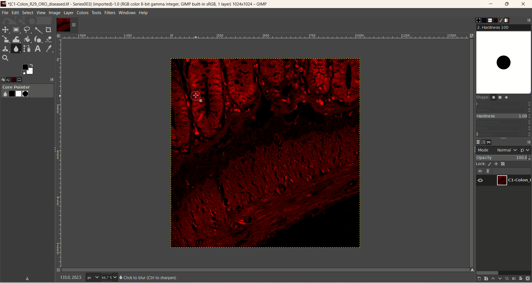  What do you see at coordinates (504, 128) in the screenshot?
I see `angle` at bounding box center [504, 128].